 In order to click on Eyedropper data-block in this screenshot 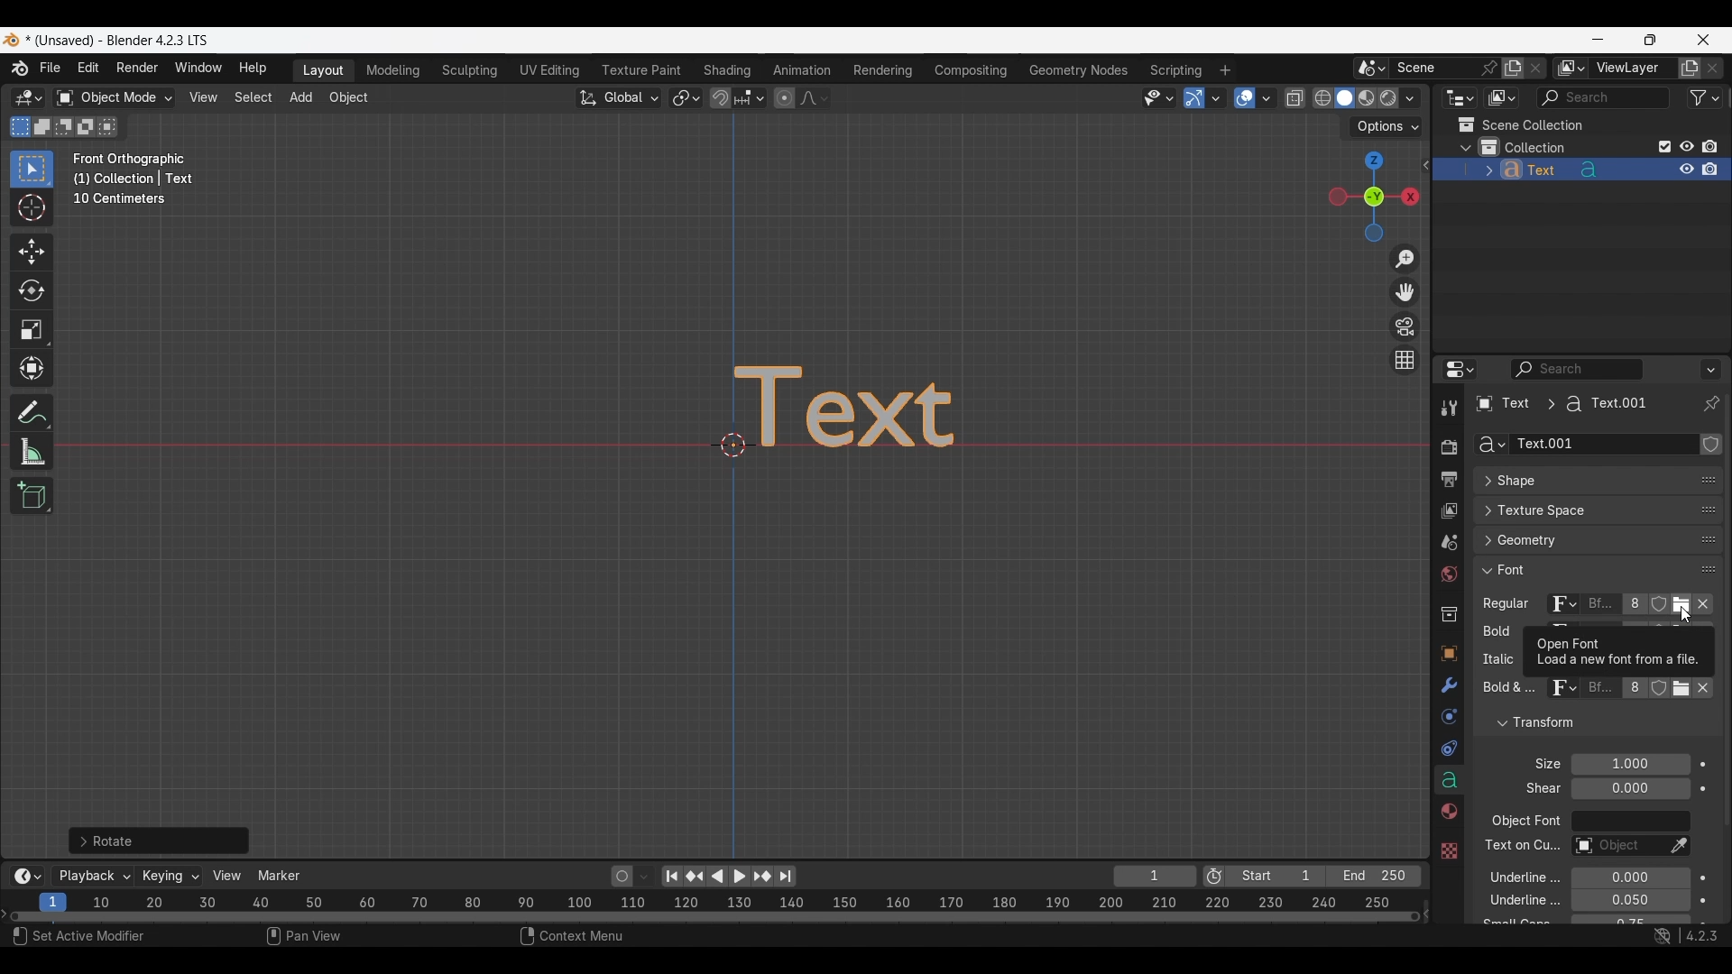, I will do `click(1678, 847)`.